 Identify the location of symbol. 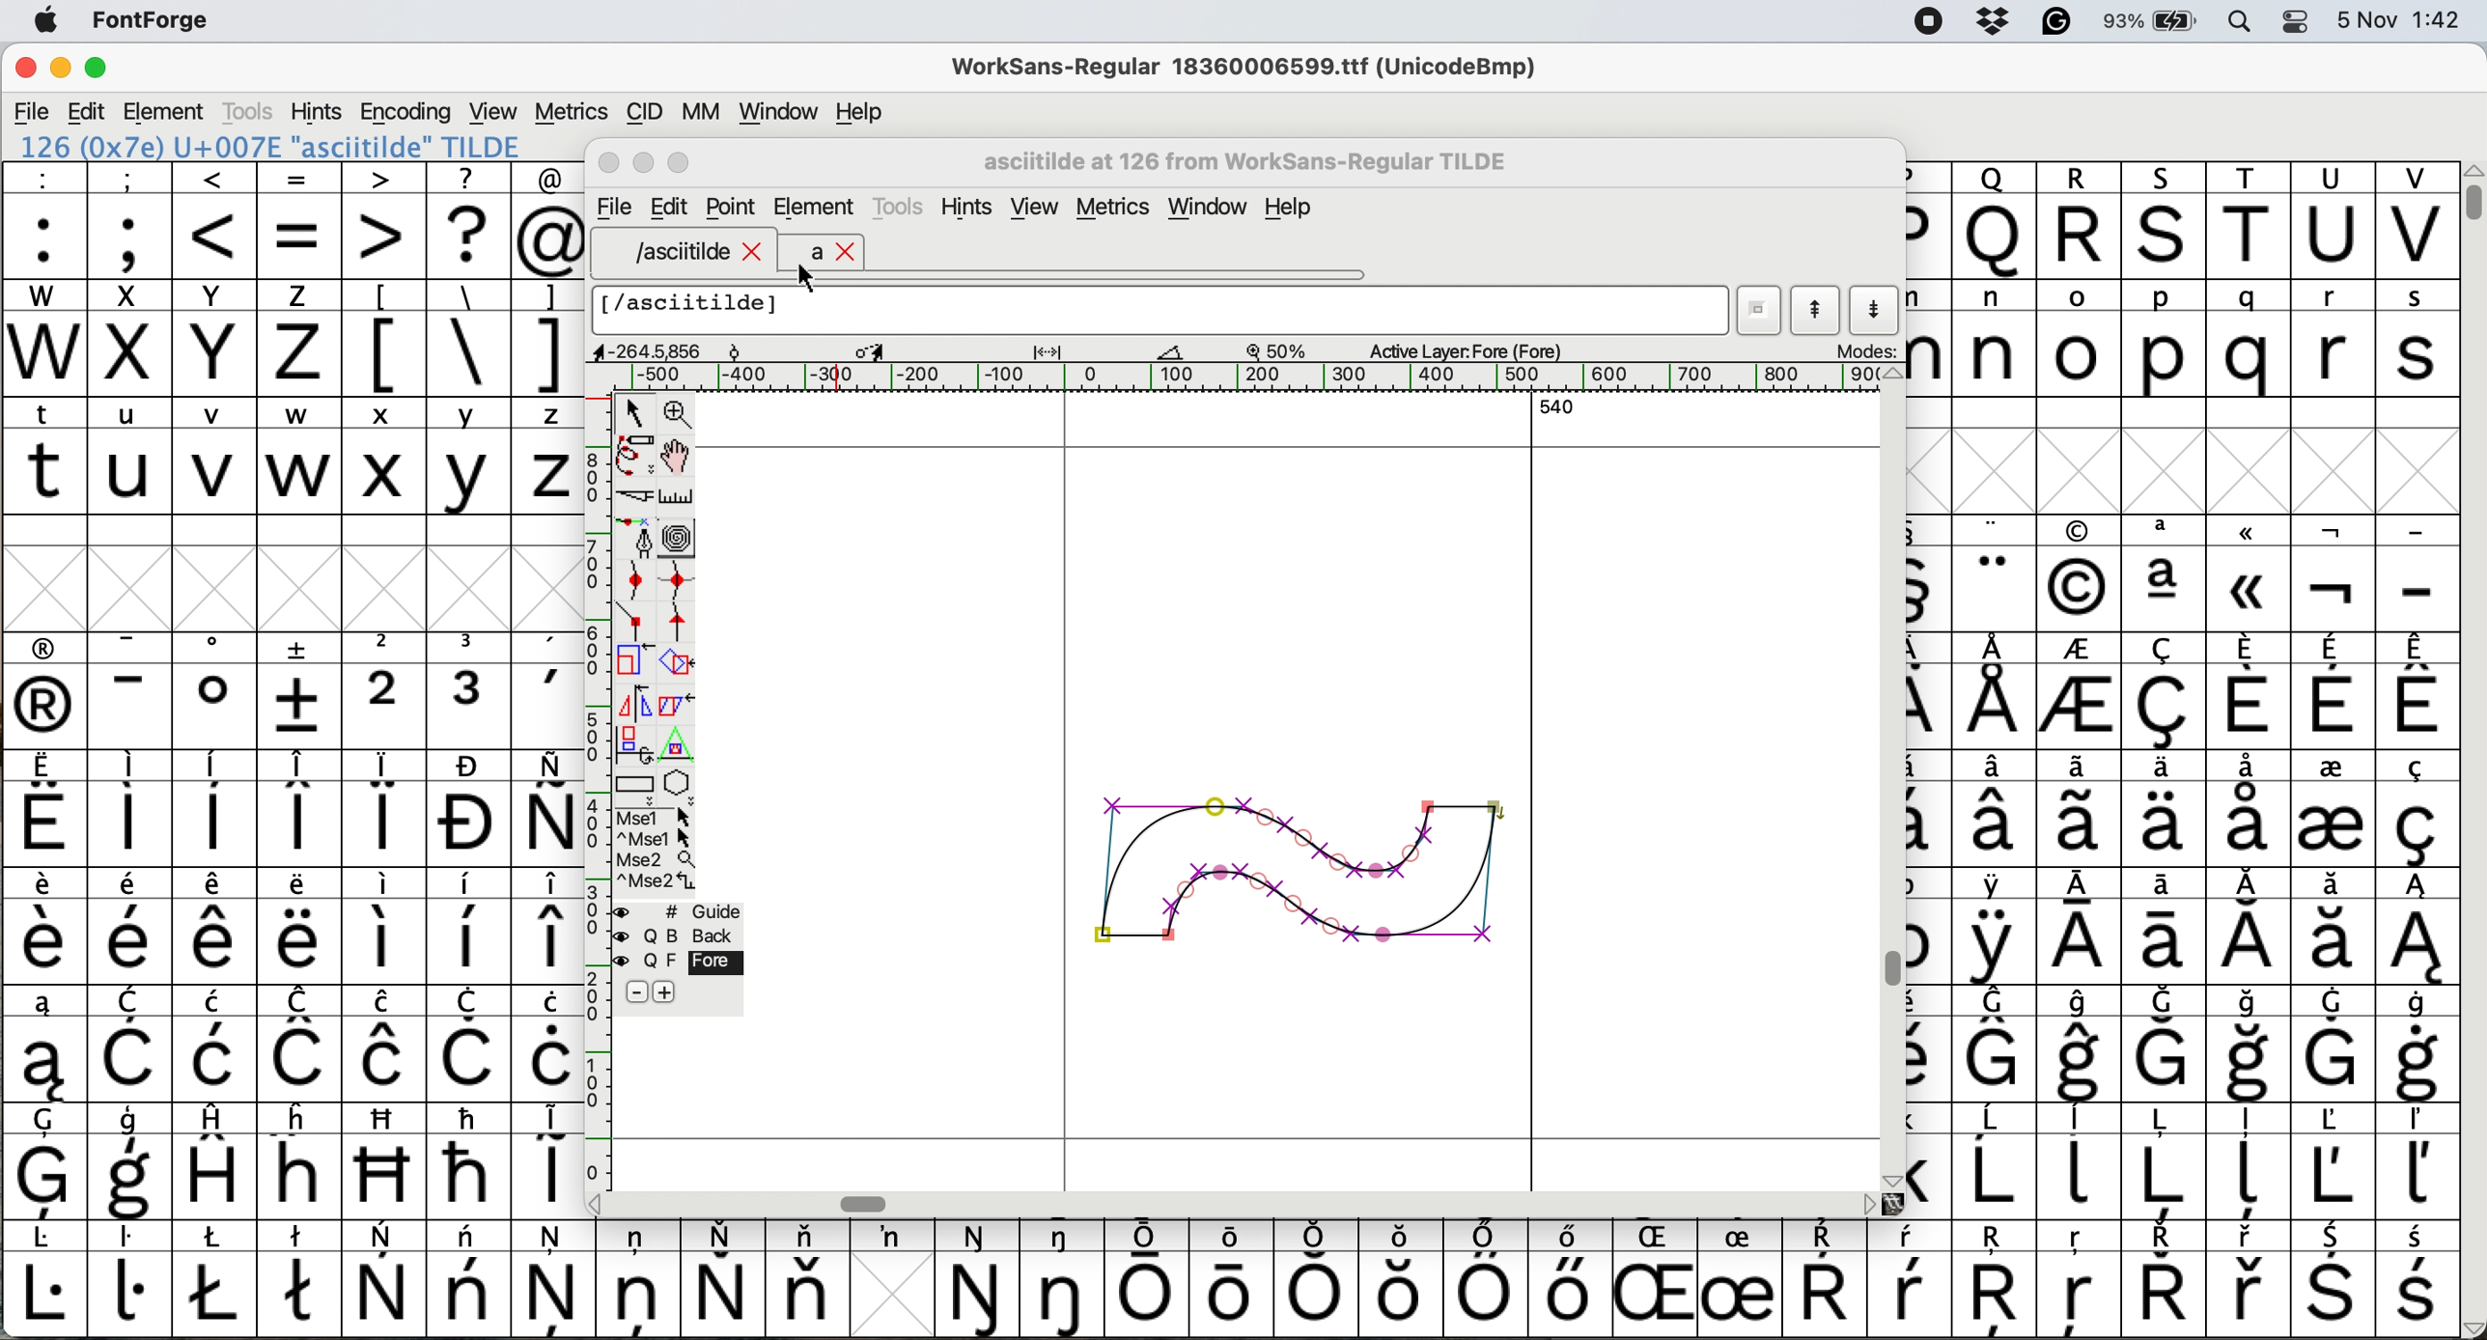
(2079, 929).